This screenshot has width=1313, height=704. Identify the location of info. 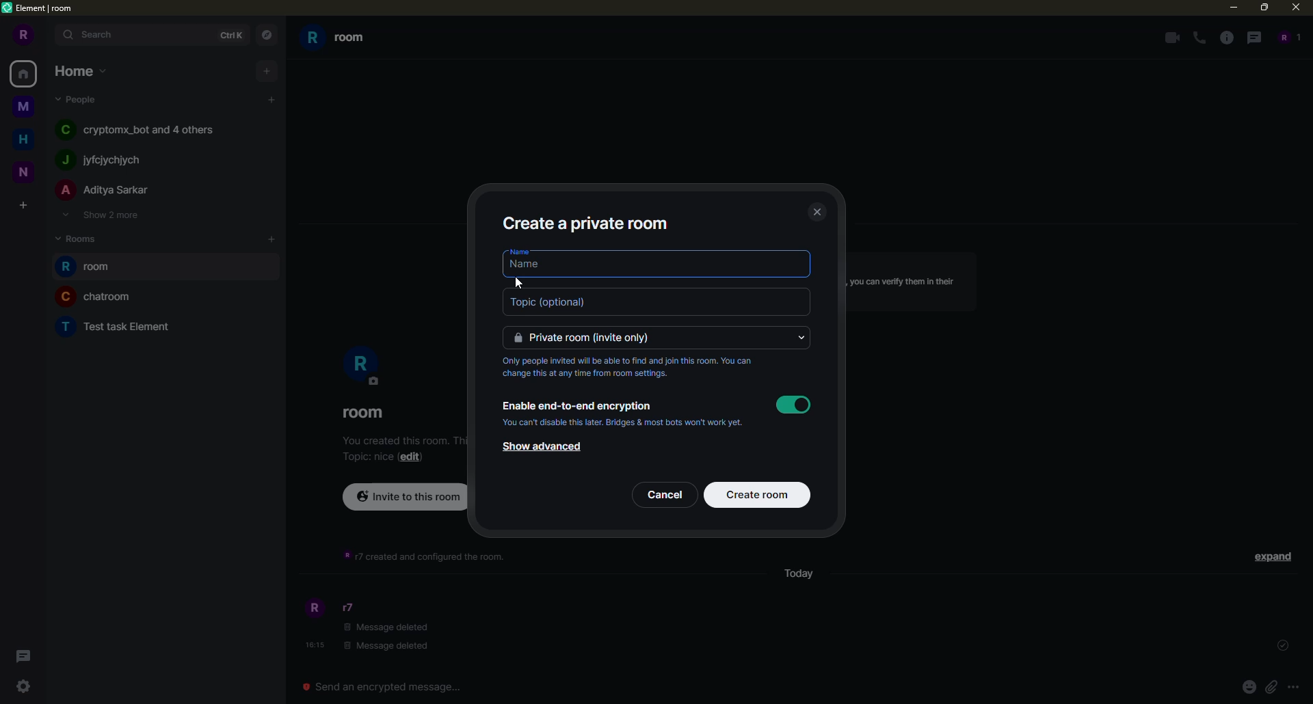
(399, 439).